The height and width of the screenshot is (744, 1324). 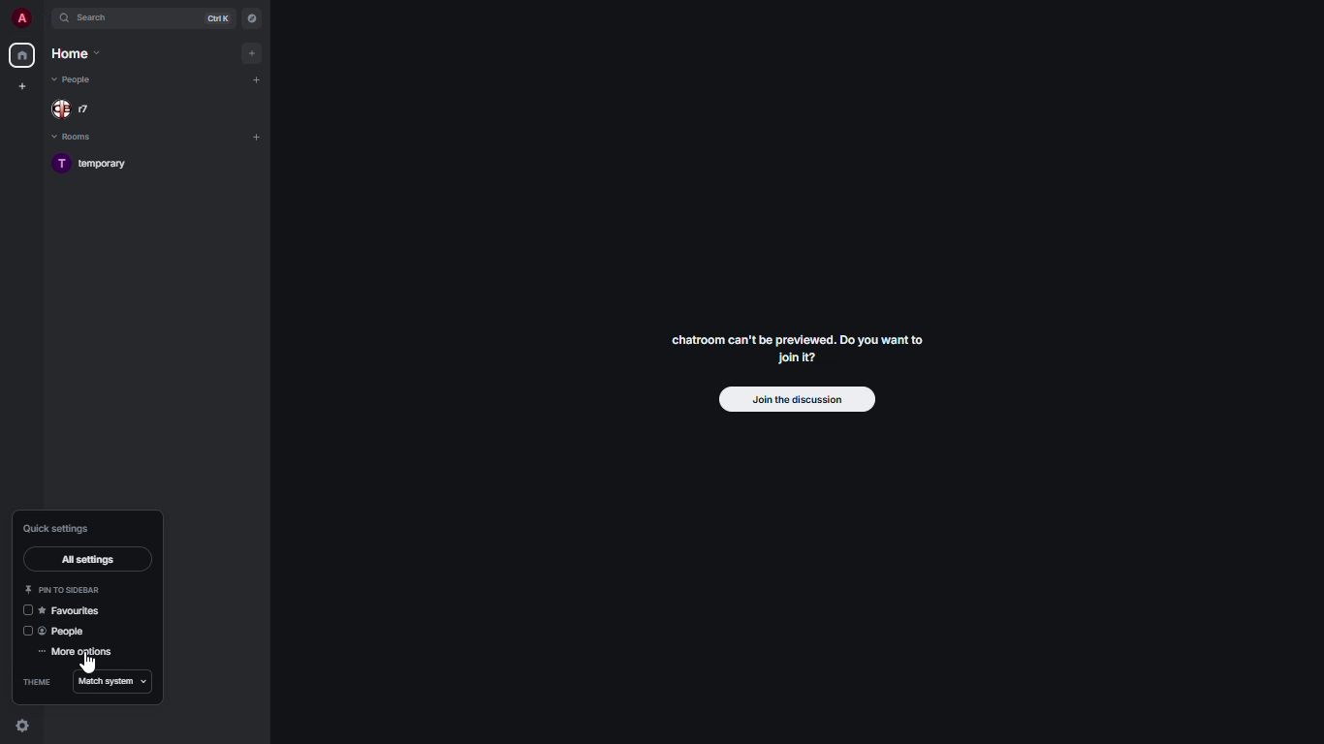 What do you see at coordinates (258, 78) in the screenshot?
I see `add` at bounding box center [258, 78].